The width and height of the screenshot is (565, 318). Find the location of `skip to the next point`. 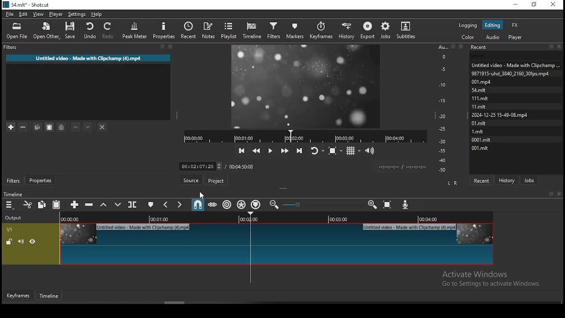

skip to the next point is located at coordinates (301, 151).